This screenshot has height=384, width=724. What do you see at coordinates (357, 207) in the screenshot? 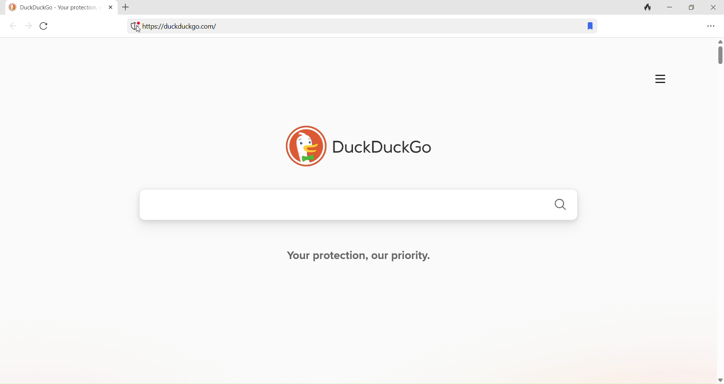
I see `search engine search bar` at bounding box center [357, 207].